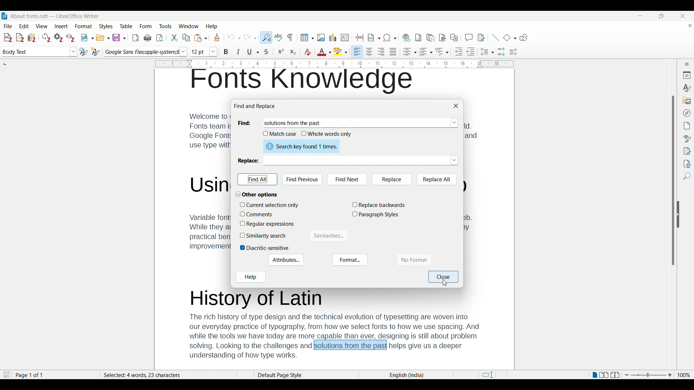  Describe the element at coordinates (487, 375) in the screenshot. I see `Standard selection` at that location.